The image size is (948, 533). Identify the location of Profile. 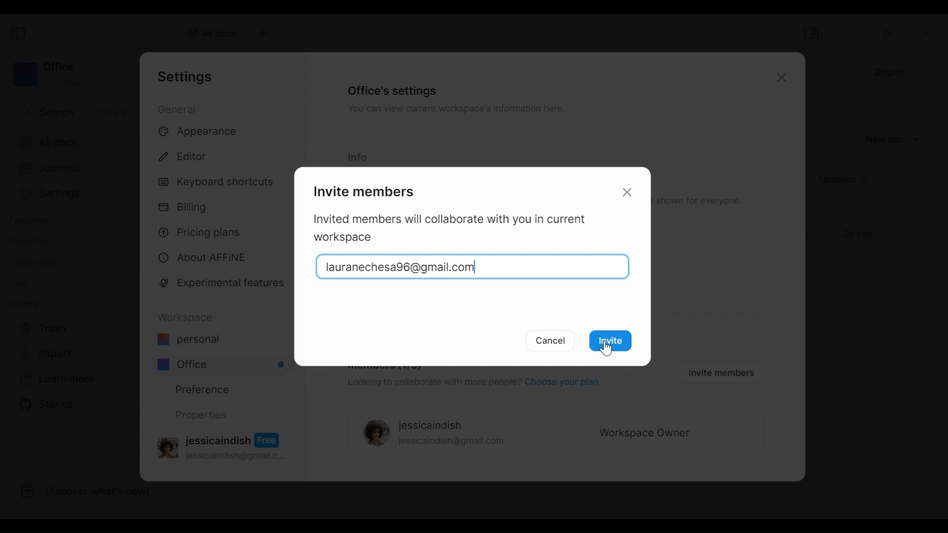
(373, 434).